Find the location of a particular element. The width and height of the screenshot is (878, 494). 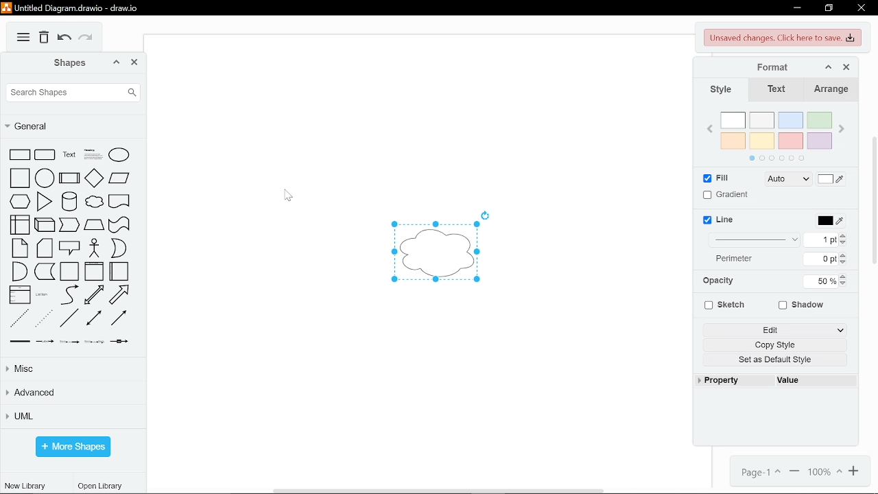

blue is located at coordinates (792, 121).